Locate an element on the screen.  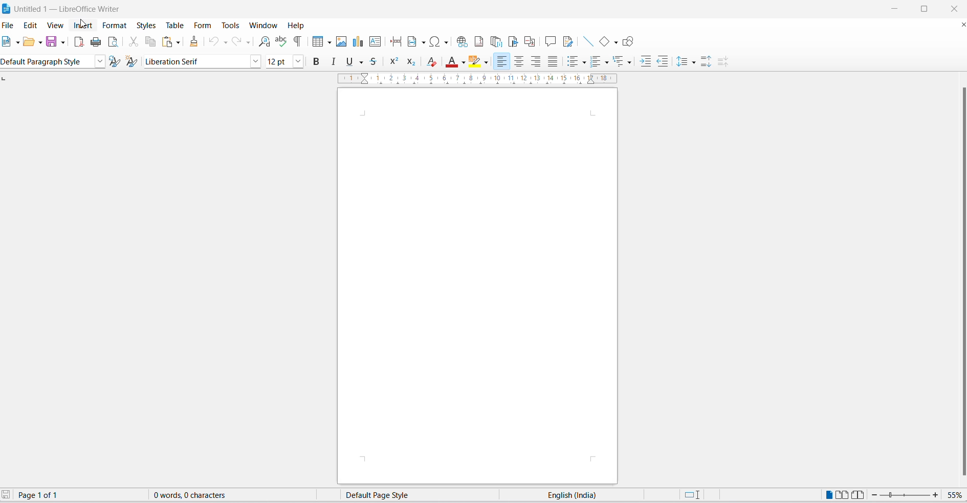
insert endnote is located at coordinates (496, 42).